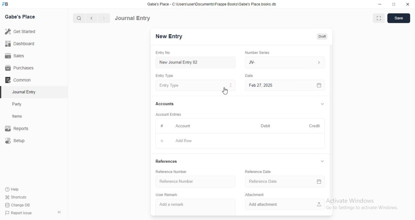 Image resolution: width=415 pixels, height=220 pixels. I want to click on ‘Add a remark, so click(196, 206).